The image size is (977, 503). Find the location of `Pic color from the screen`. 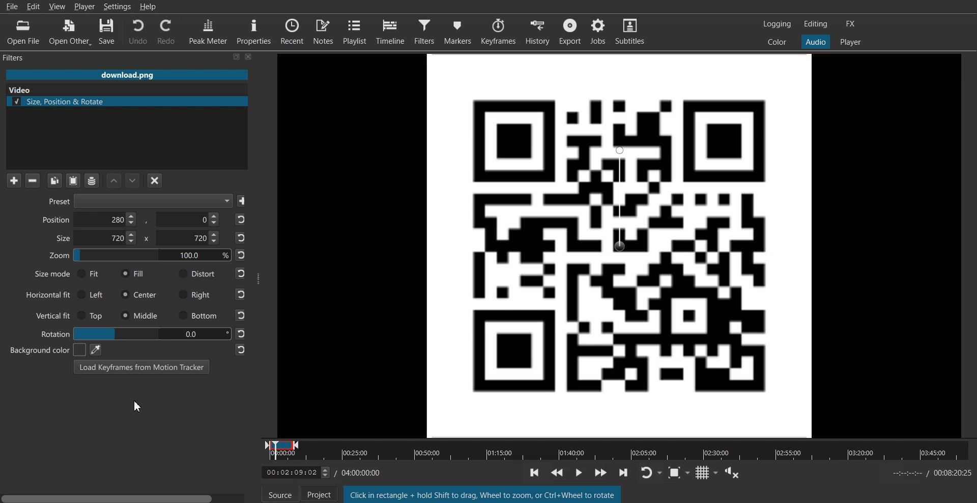

Pic color from the screen is located at coordinates (95, 349).